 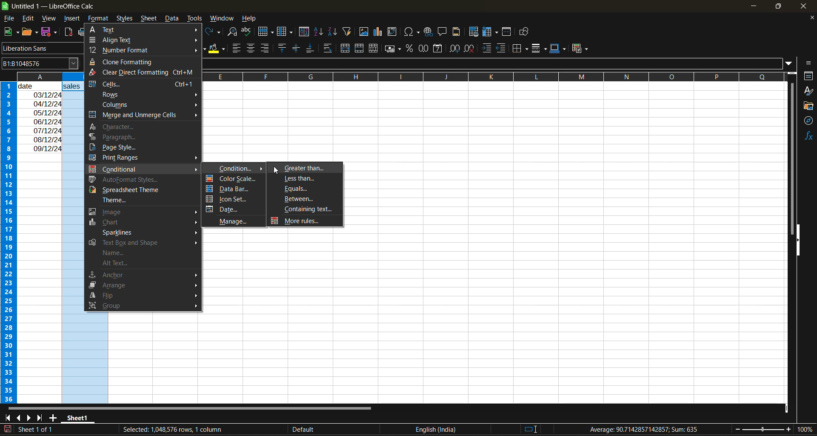 I want to click on cells, so click(x=141, y=83).